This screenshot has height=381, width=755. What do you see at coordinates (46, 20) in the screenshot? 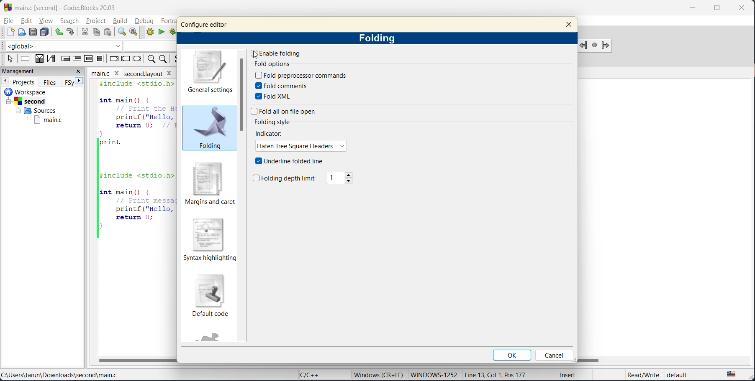
I see `view` at bounding box center [46, 20].